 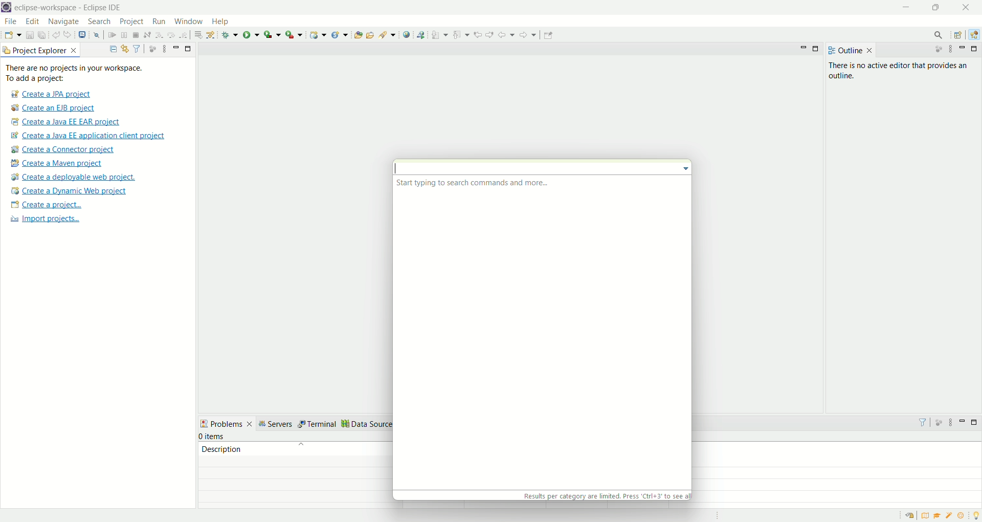 What do you see at coordinates (196, 34) in the screenshot?
I see `drop to frames` at bounding box center [196, 34].